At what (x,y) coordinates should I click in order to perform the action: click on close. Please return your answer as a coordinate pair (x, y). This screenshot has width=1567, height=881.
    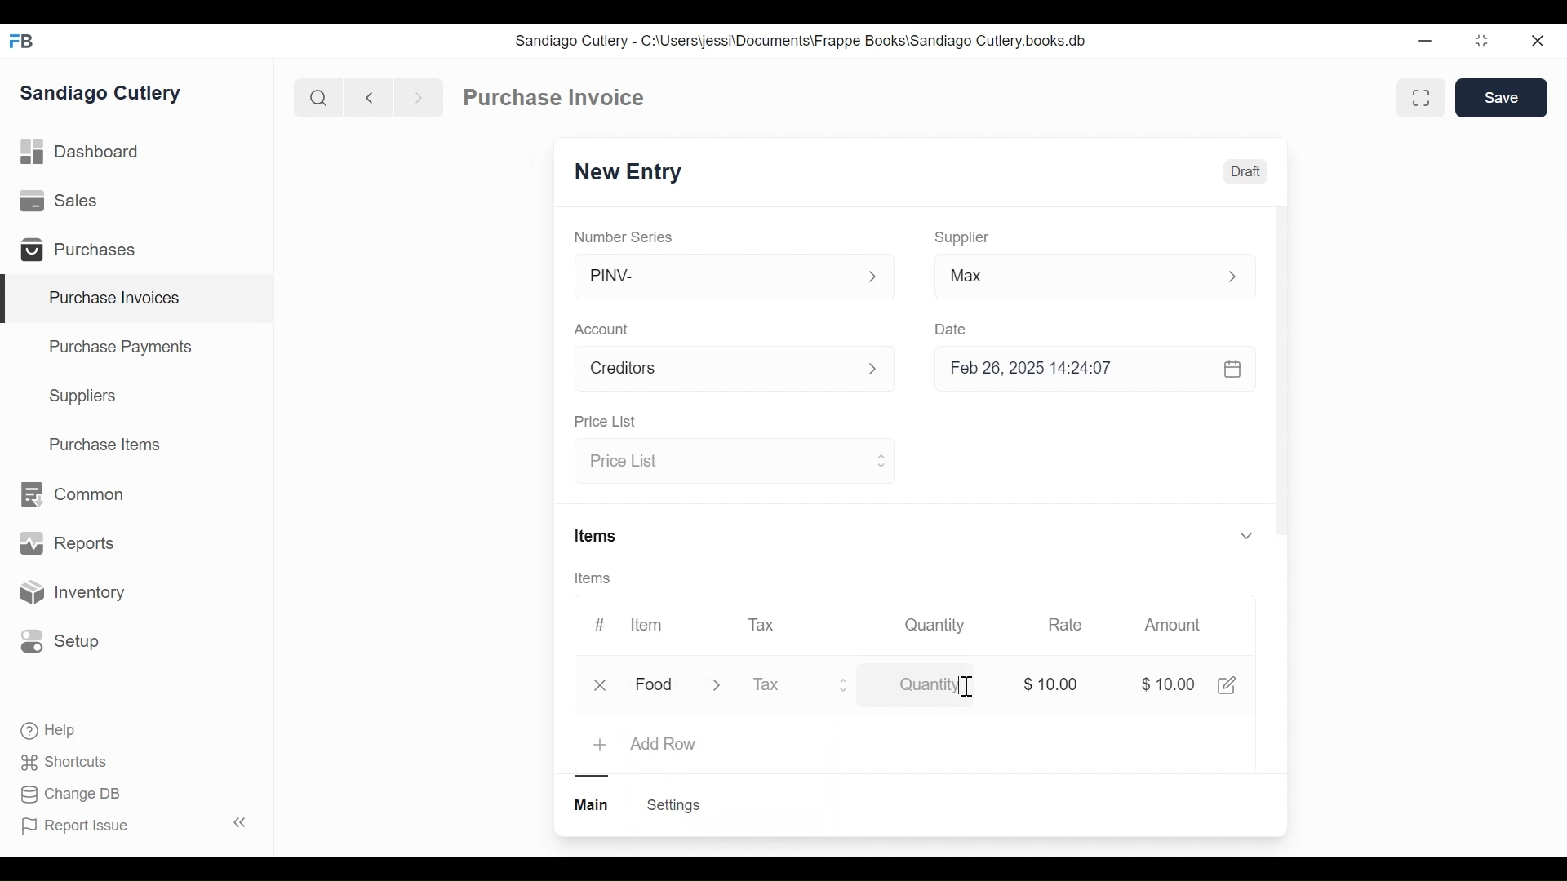
    Looking at the image, I should click on (604, 685).